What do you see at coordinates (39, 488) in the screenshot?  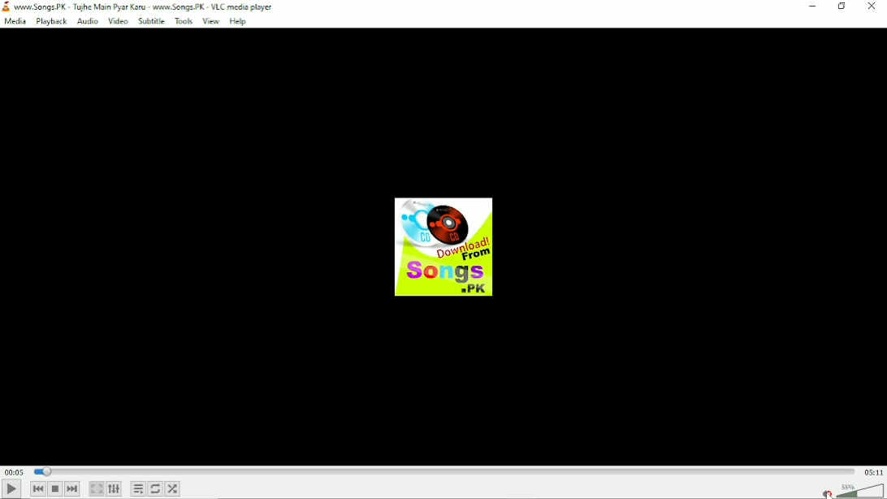 I see `Previous` at bounding box center [39, 488].